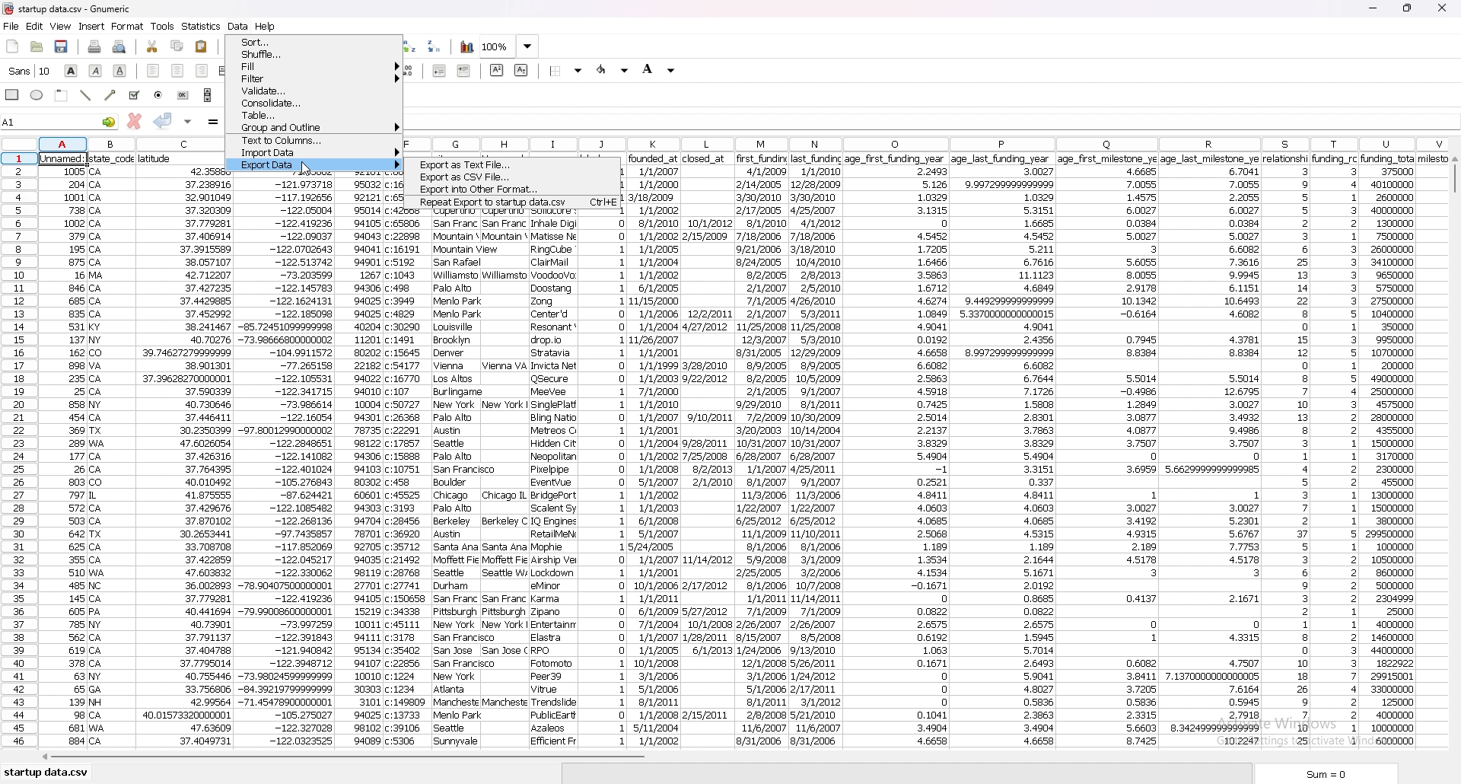 This screenshot has width=1461, height=784. What do you see at coordinates (134, 95) in the screenshot?
I see `tickbox` at bounding box center [134, 95].